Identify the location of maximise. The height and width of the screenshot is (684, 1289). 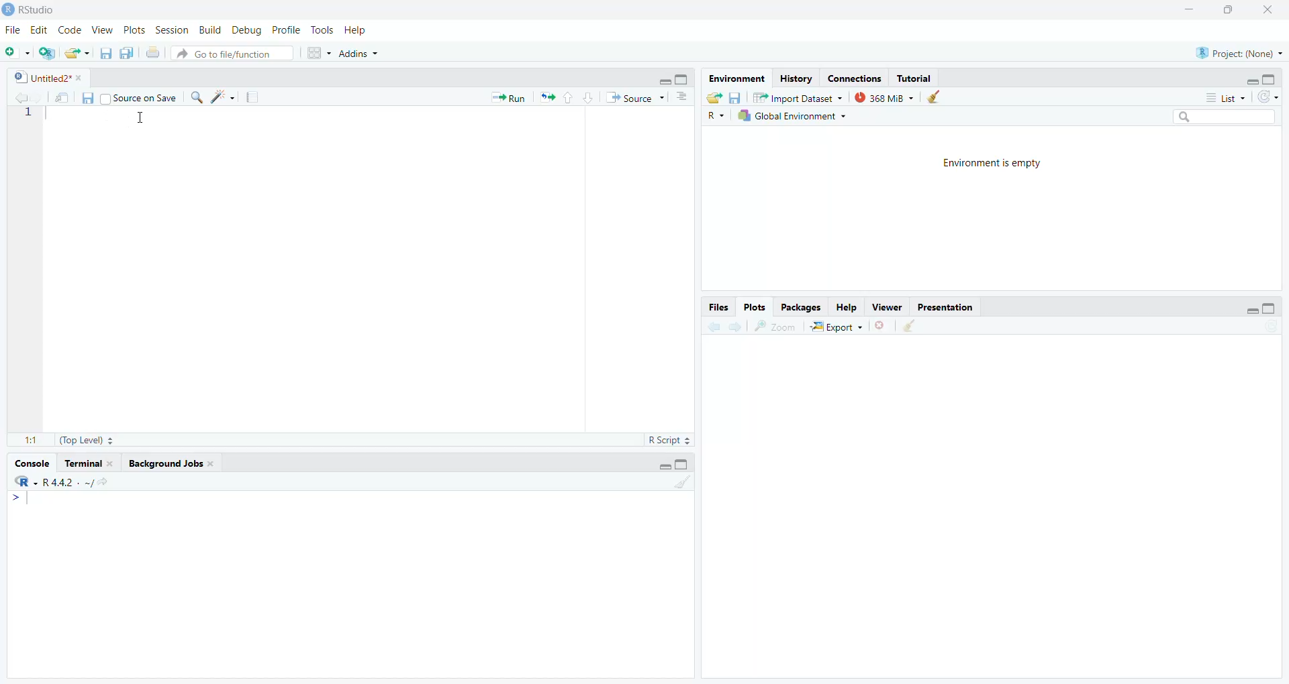
(1275, 77).